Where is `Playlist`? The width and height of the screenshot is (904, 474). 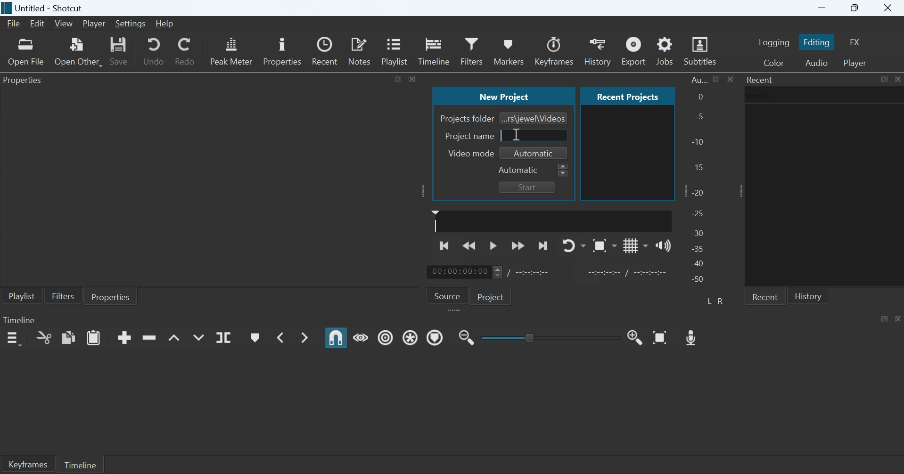
Playlist is located at coordinates (22, 295).